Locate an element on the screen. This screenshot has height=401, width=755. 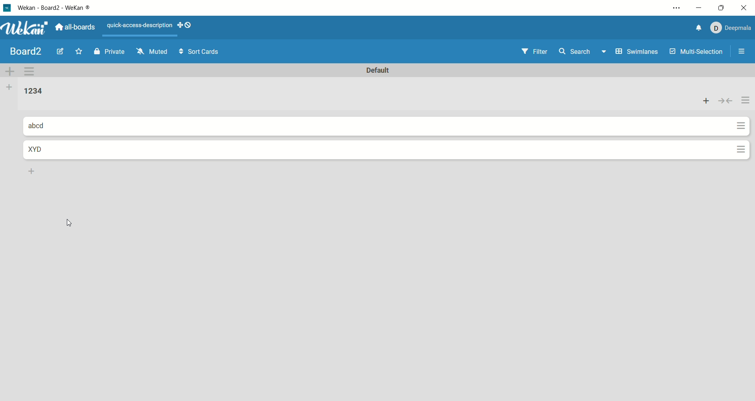
swimlanes is located at coordinates (637, 50).